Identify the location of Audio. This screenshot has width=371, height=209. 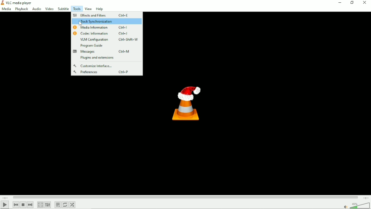
(37, 9).